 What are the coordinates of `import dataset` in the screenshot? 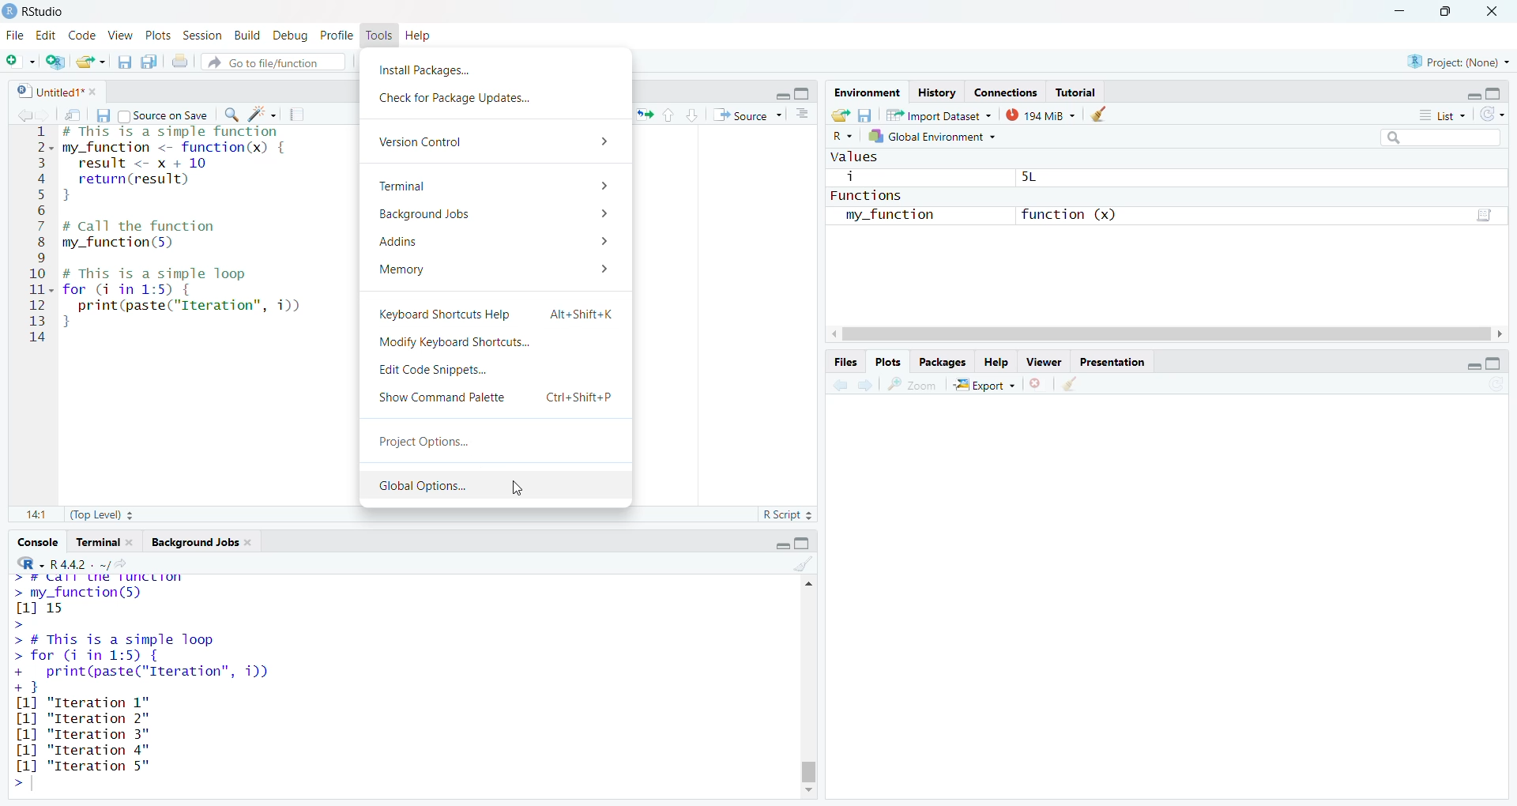 It's located at (939, 117).